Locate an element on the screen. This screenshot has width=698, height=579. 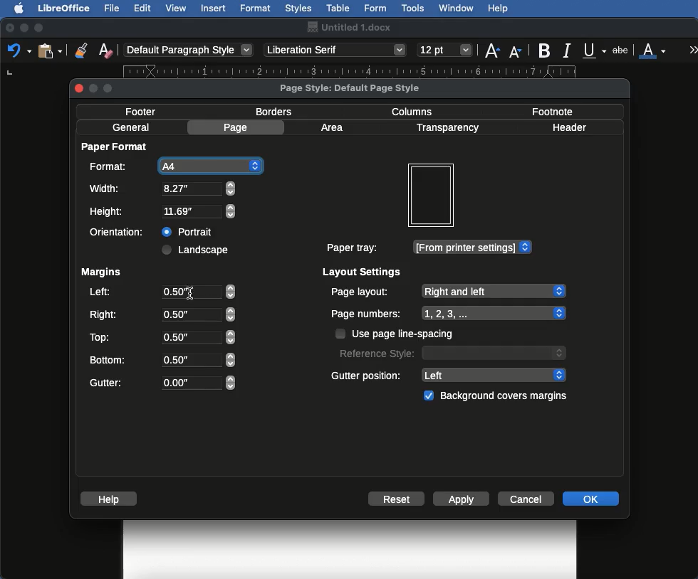
Strikethrough  is located at coordinates (622, 49).